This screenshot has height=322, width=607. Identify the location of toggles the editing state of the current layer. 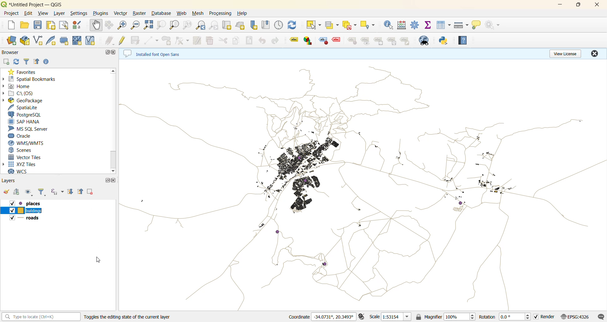
(134, 316).